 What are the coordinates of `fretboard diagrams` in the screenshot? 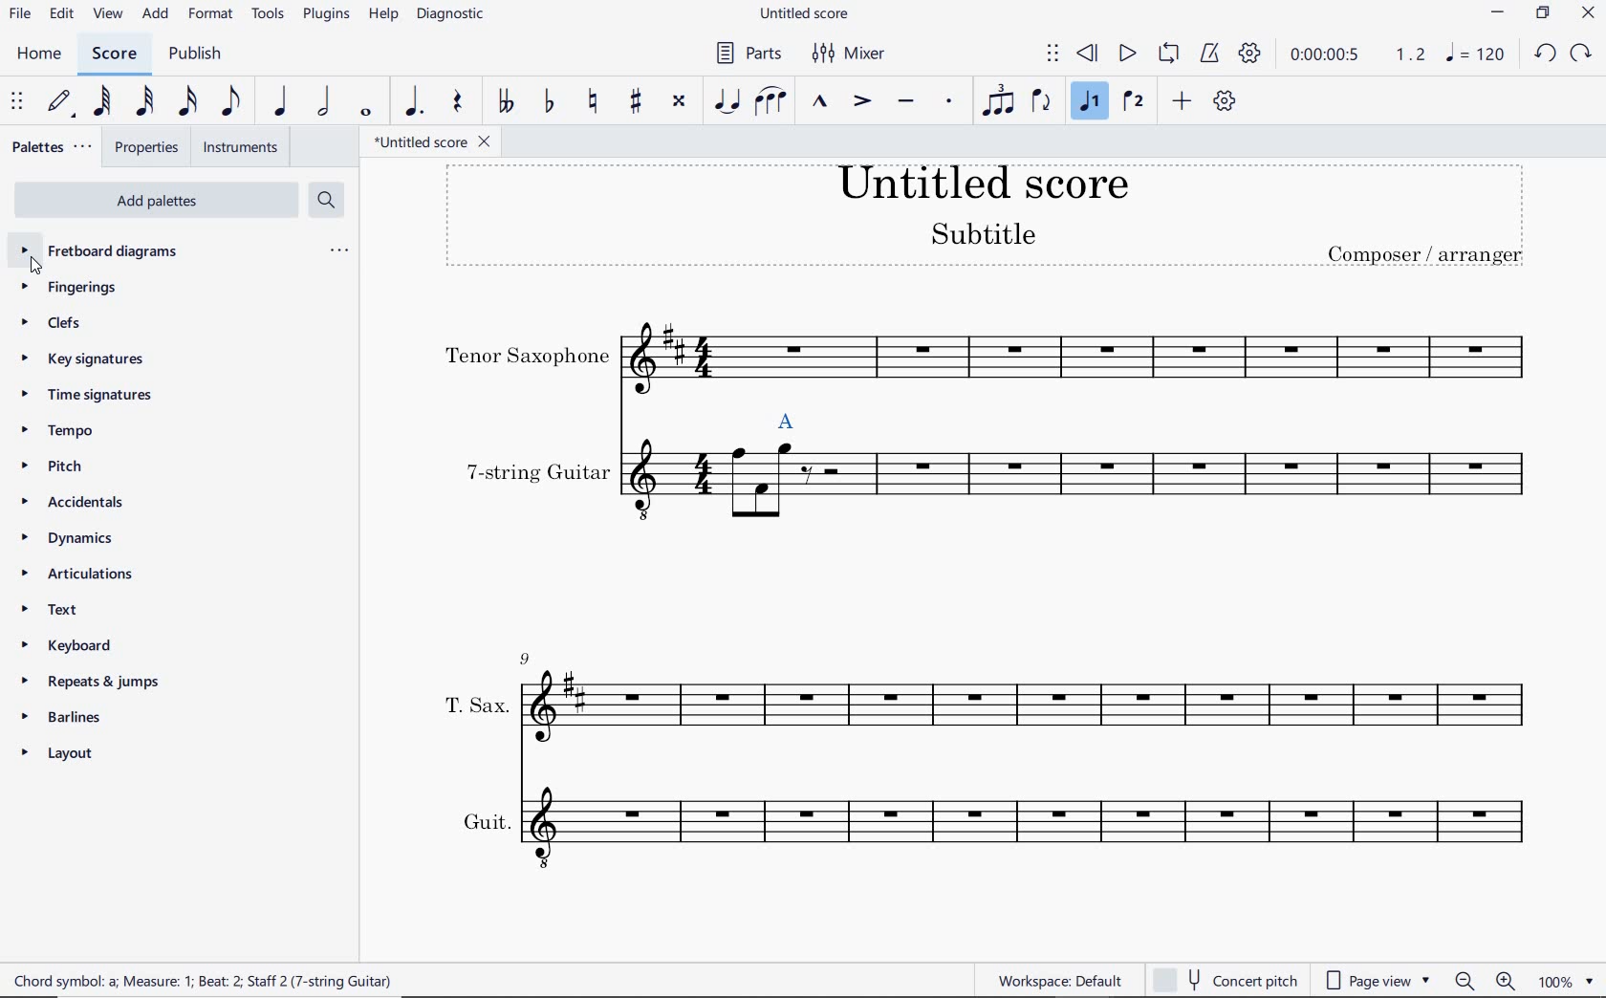 It's located at (116, 252).